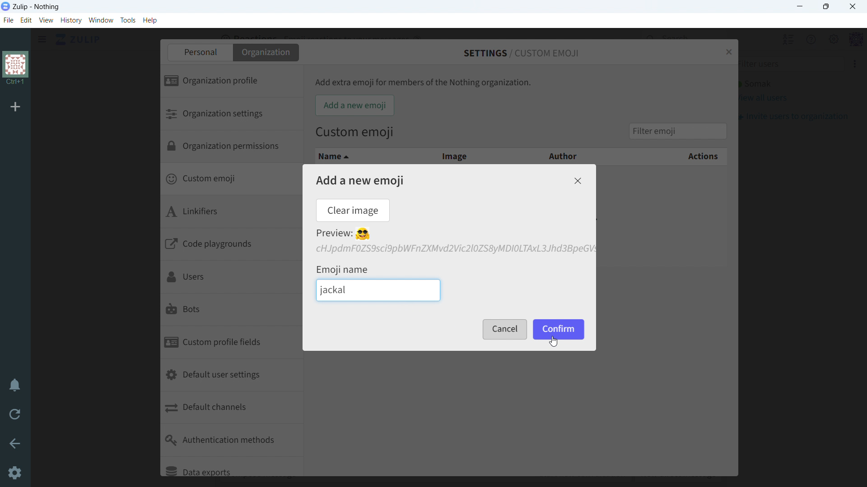 This screenshot has height=487, width=867. Describe the element at coordinates (101, 20) in the screenshot. I see `window` at that location.